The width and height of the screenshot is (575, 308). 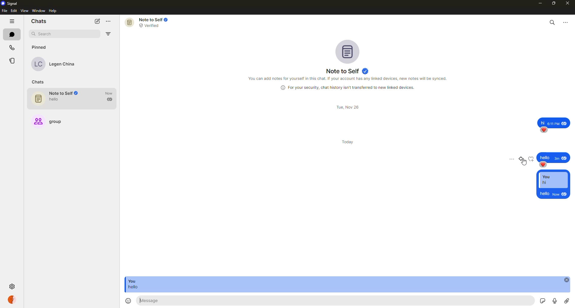 What do you see at coordinates (38, 82) in the screenshot?
I see `chats` at bounding box center [38, 82].